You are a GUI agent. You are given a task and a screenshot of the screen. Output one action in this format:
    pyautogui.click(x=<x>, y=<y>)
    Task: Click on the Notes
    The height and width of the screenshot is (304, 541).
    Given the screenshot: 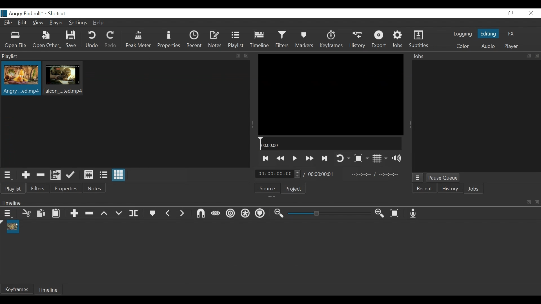 What is the action you would take?
    pyautogui.click(x=215, y=40)
    